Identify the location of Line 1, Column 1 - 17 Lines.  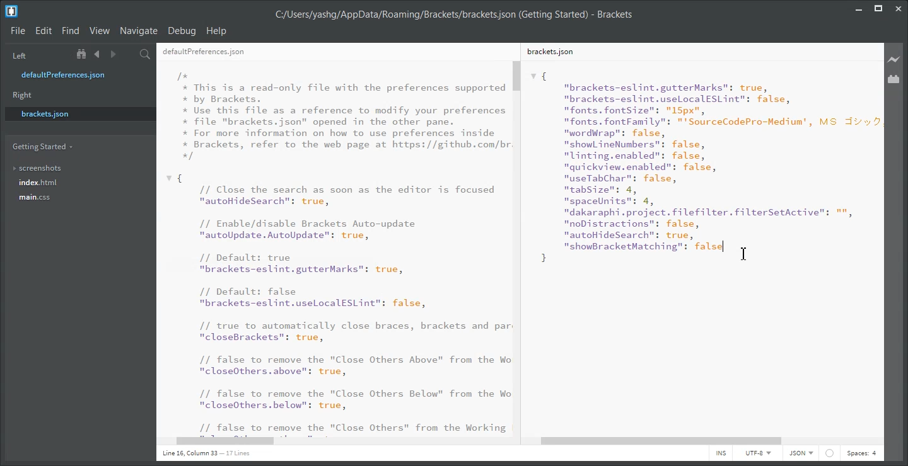
(204, 454).